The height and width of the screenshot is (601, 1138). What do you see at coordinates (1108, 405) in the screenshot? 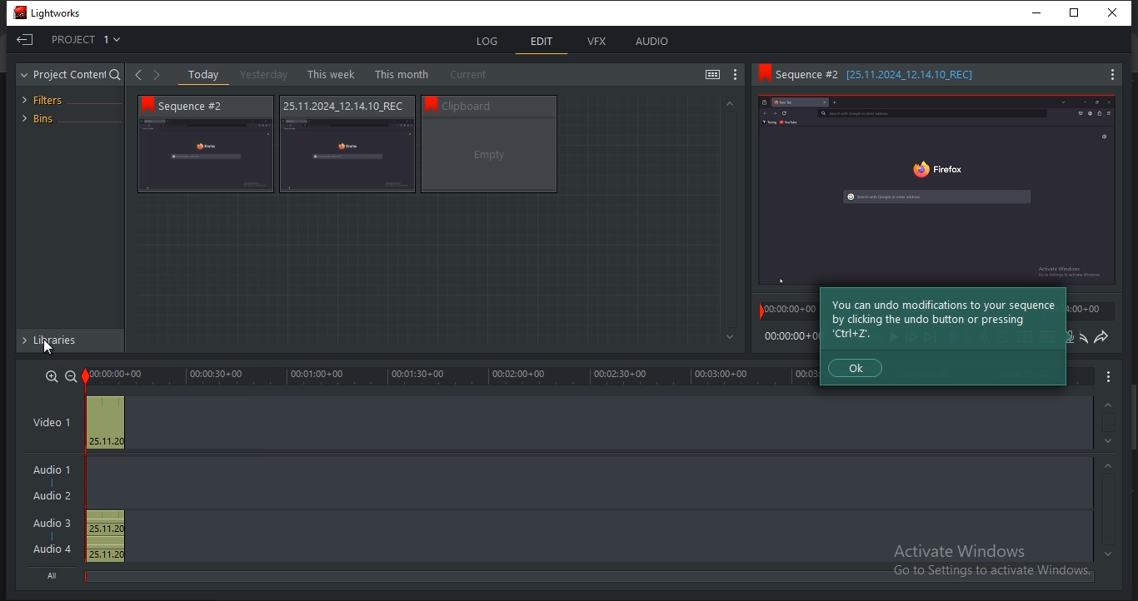
I see `timeline navigation up arrow` at bounding box center [1108, 405].